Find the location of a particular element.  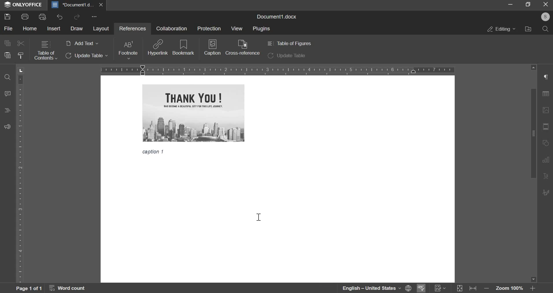

Text is located at coordinates (546, 177).